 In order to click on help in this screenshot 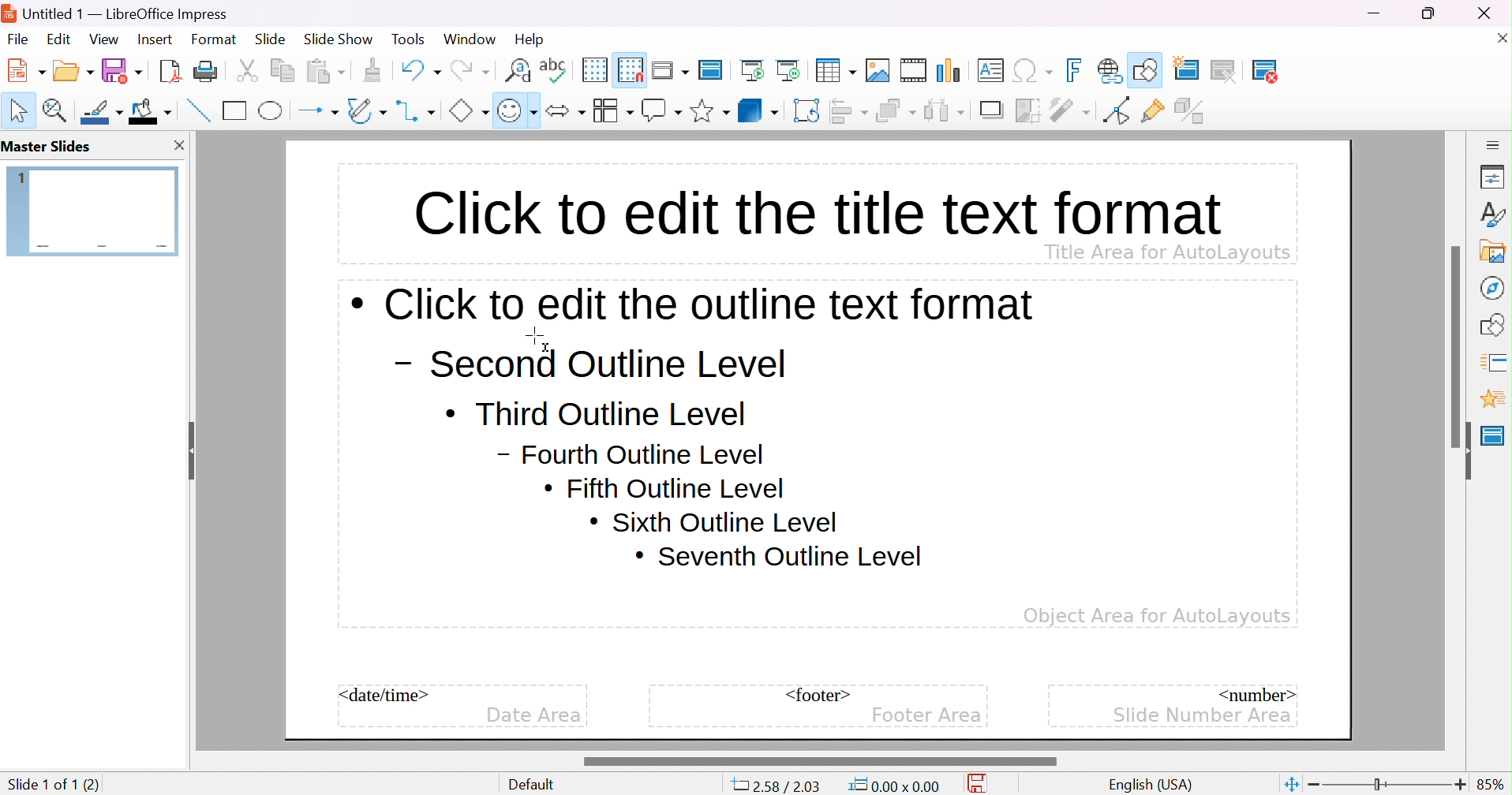, I will do `click(531, 39)`.